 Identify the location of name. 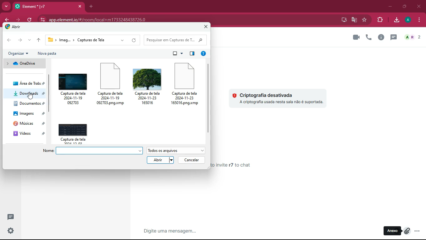
(93, 151).